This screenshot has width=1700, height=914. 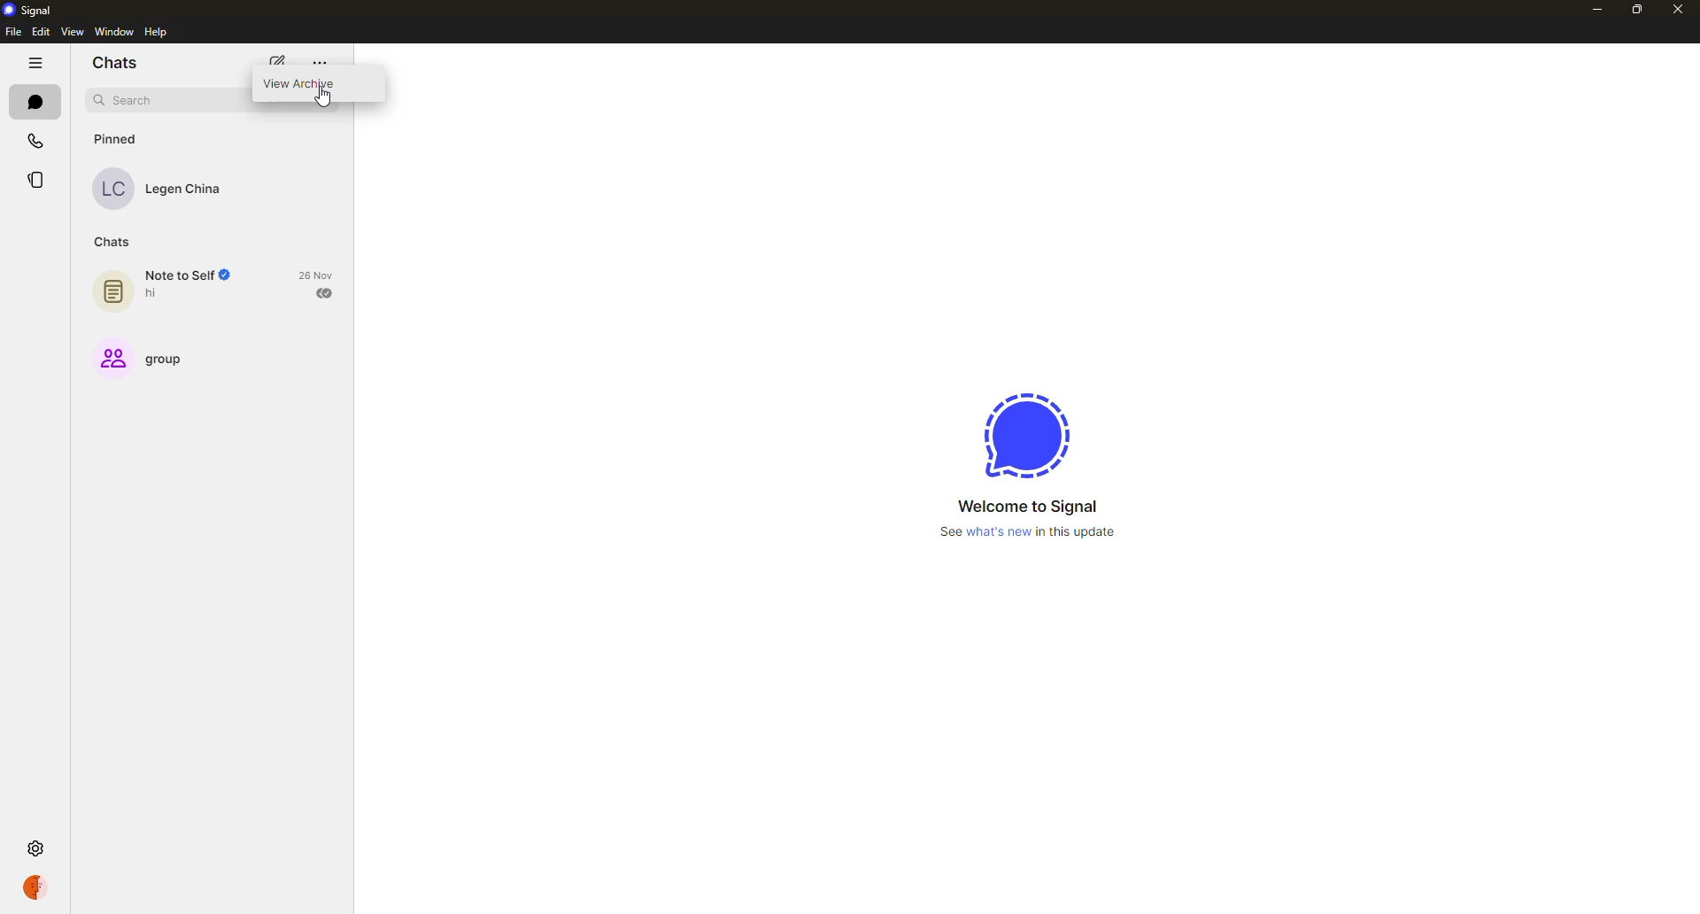 What do you see at coordinates (320, 63) in the screenshot?
I see `more` at bounding box center [320, 63].